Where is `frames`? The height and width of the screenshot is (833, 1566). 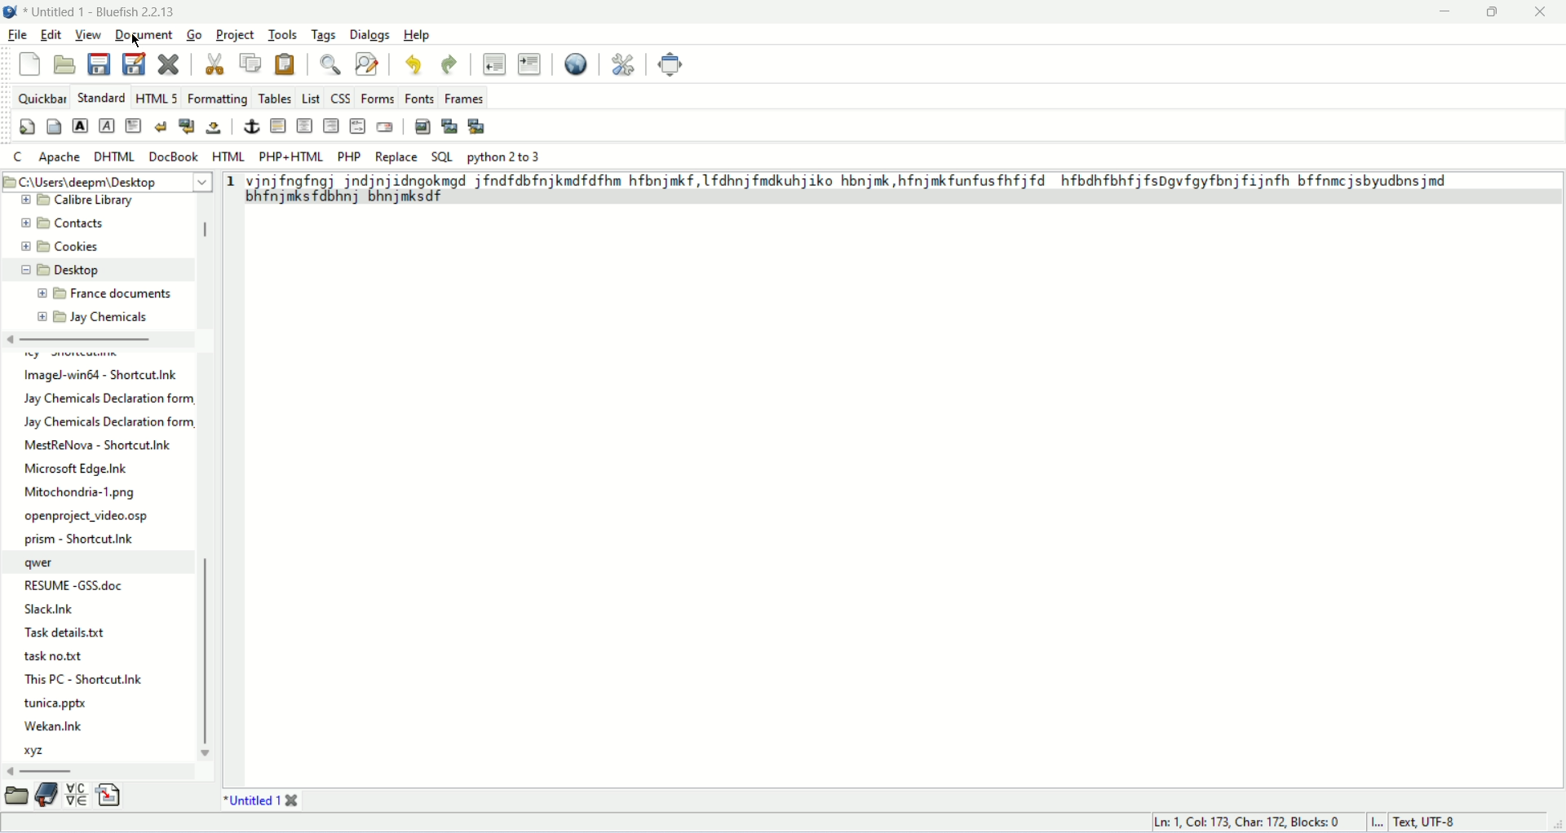 frames is located at coordinates (464, 99).